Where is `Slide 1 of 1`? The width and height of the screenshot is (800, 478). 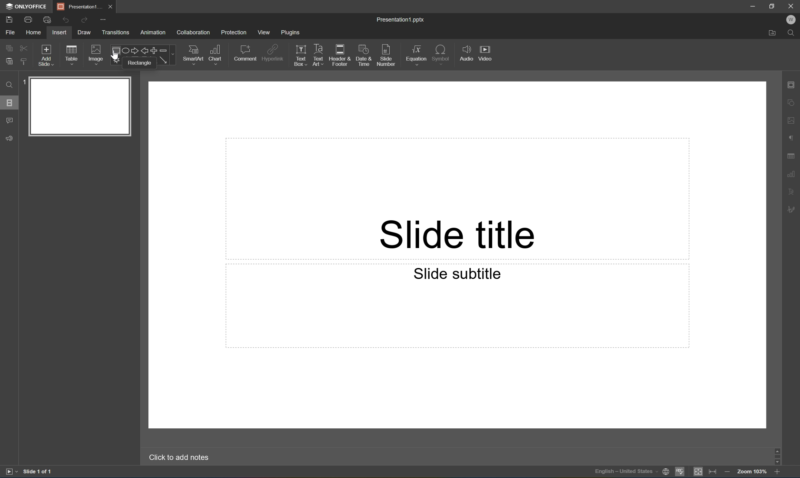
Slide 1 of 1 is located at coordinates (38, 471).